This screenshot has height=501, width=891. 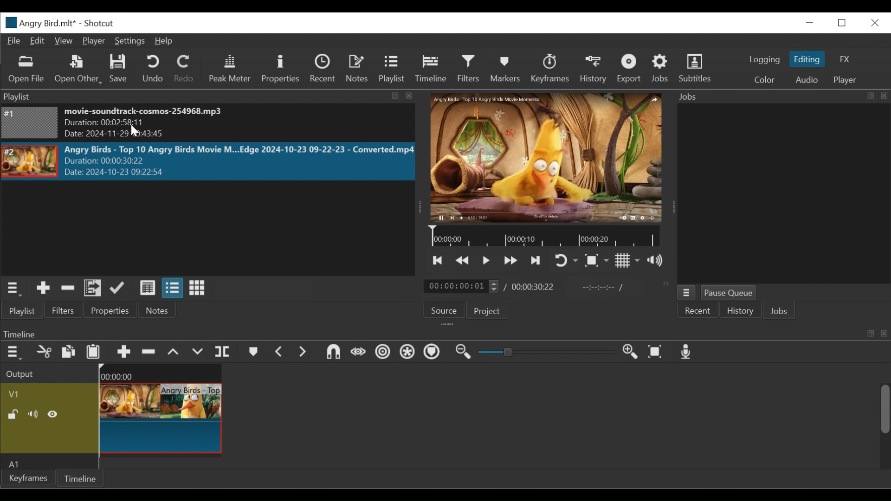 What do you see at coordinates (30, 161) in the screenshot?
I see `Image` at bounding box center [30, 161].